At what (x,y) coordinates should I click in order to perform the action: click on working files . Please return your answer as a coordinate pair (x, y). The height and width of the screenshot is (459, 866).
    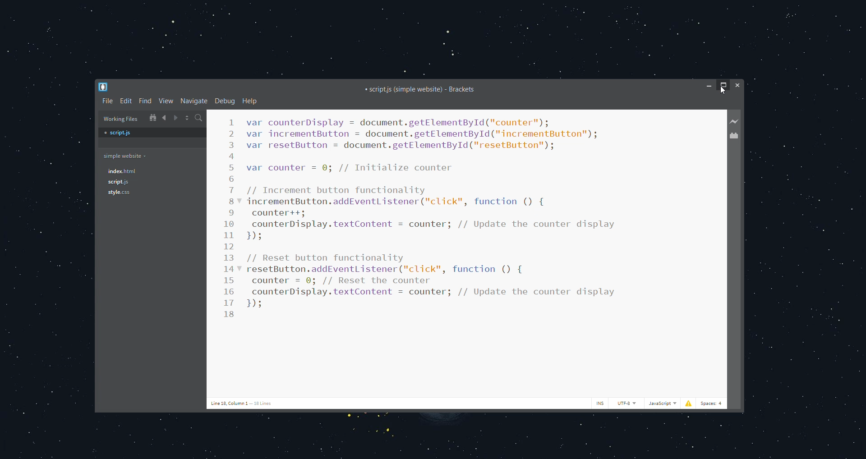
    Looking at the image, I should click on (120, 119).